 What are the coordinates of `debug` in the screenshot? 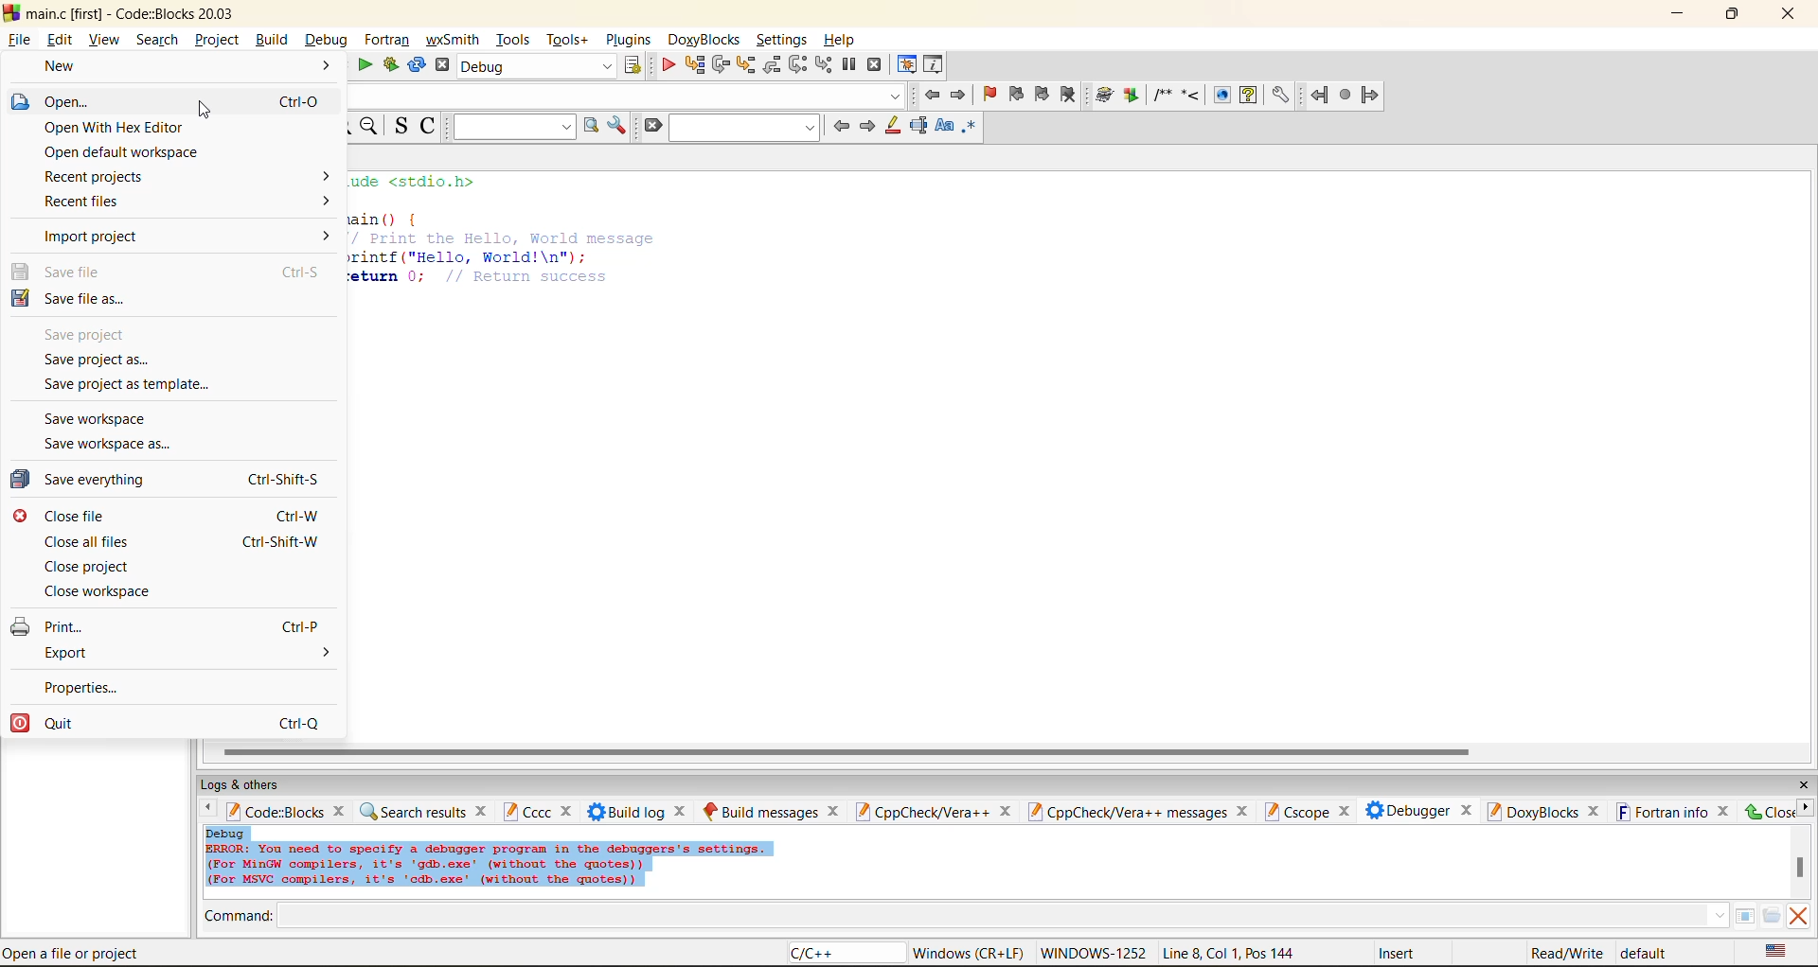 It's located at (226, 833).